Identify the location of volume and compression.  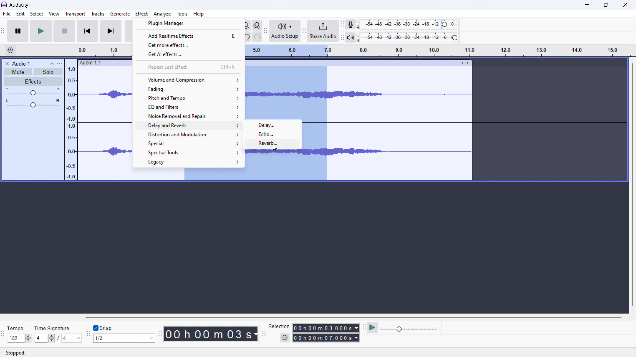
(188, 80).